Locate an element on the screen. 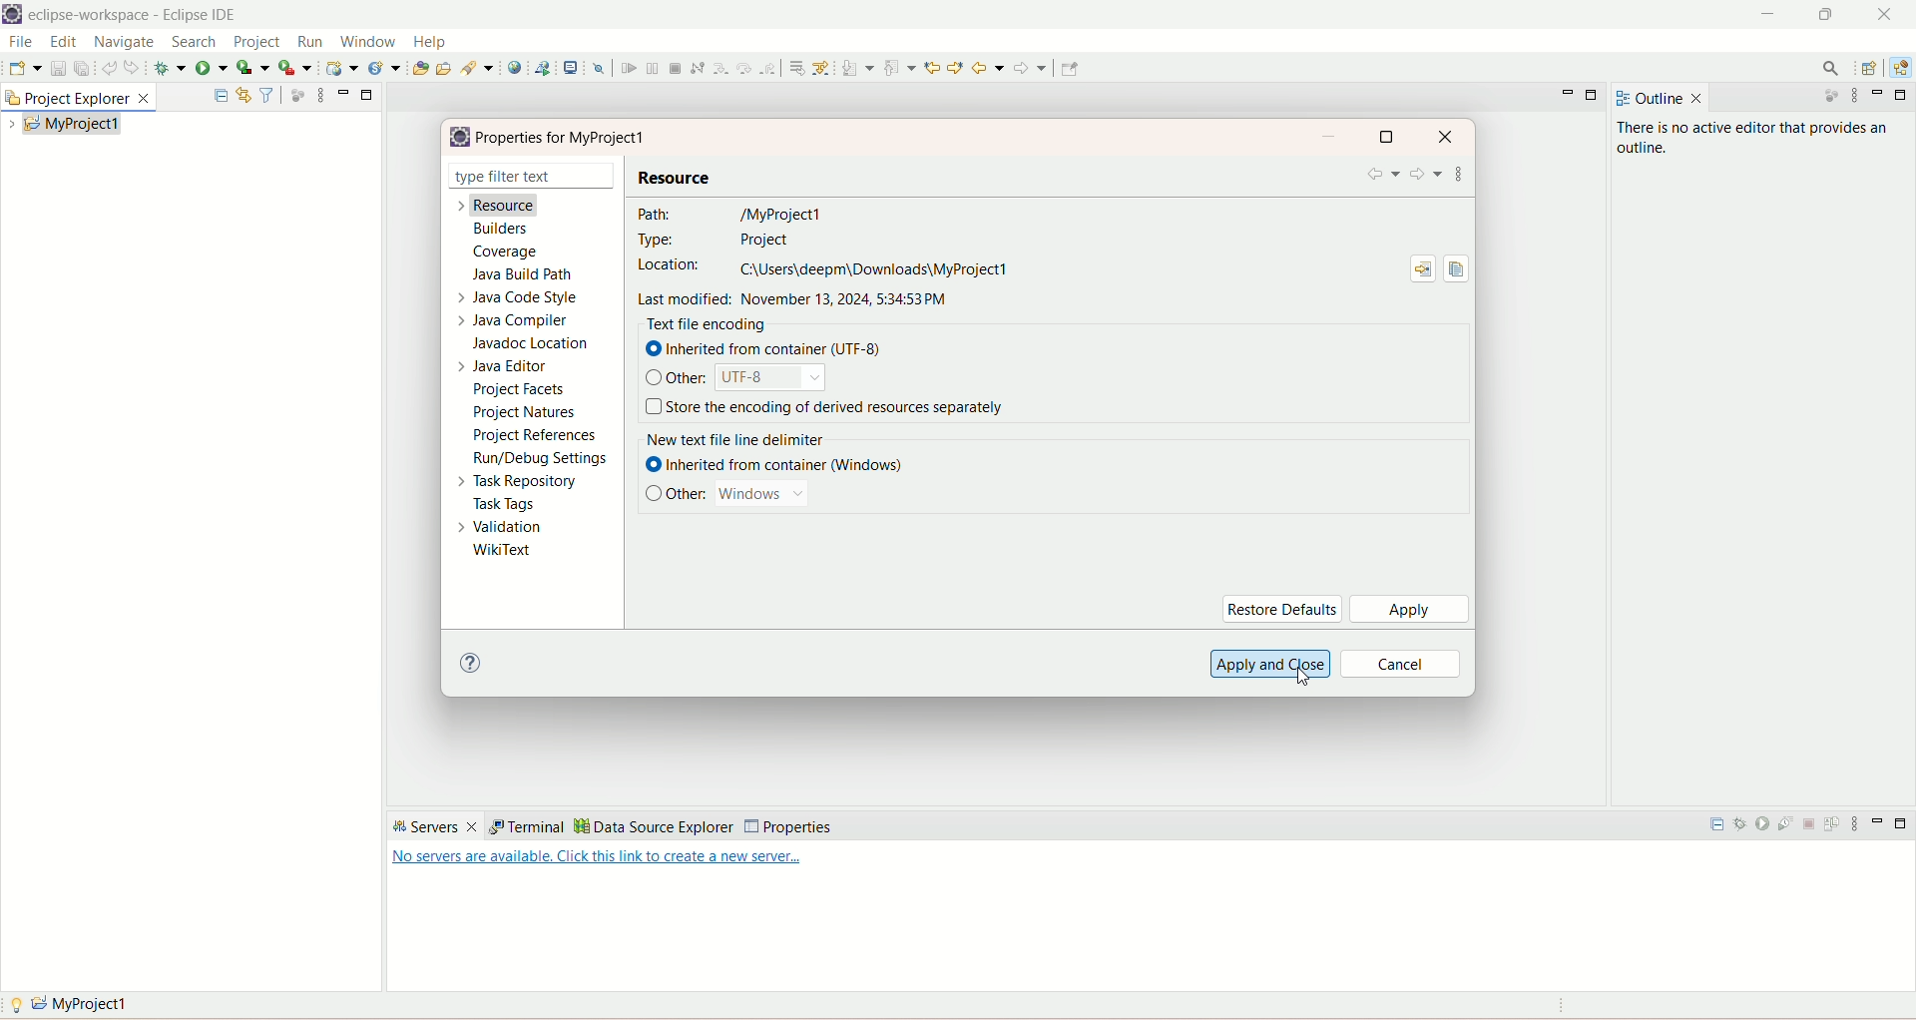 Image resolution: width=1916 pixels, height=1020 pixels. run settings is located at coordinates (538, 461).